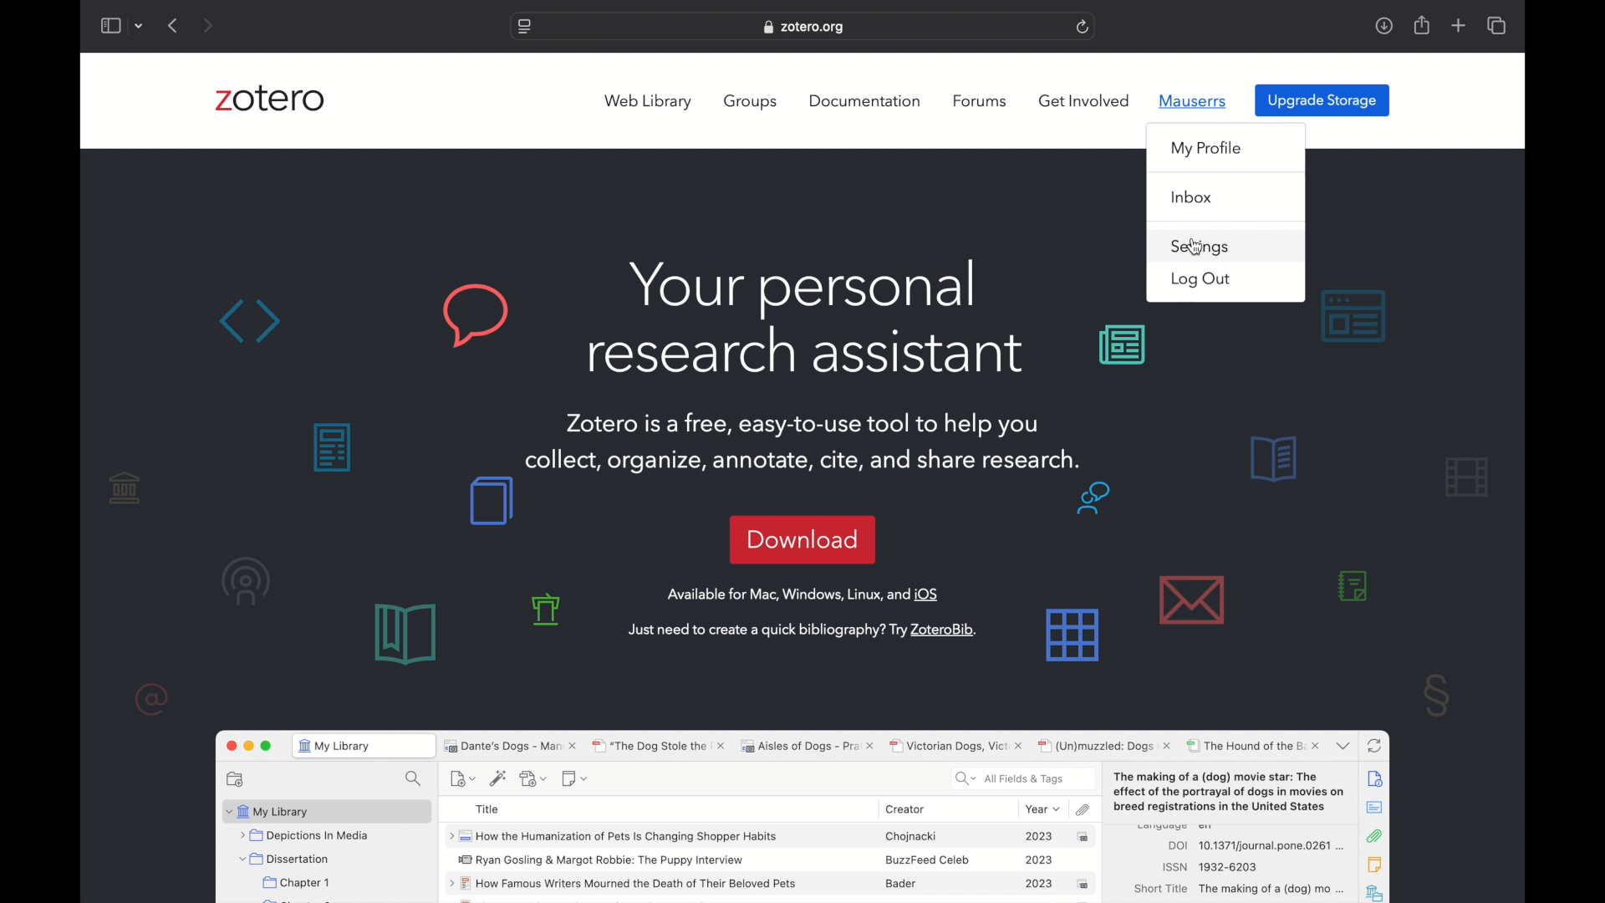 The height and width of the screenshot is (903, 1605). What do you see at coordinates (801, 630) in the screenshot?
I see `just need to create a quick bibliography? try zoterobib` at bounding box center [801, 630].